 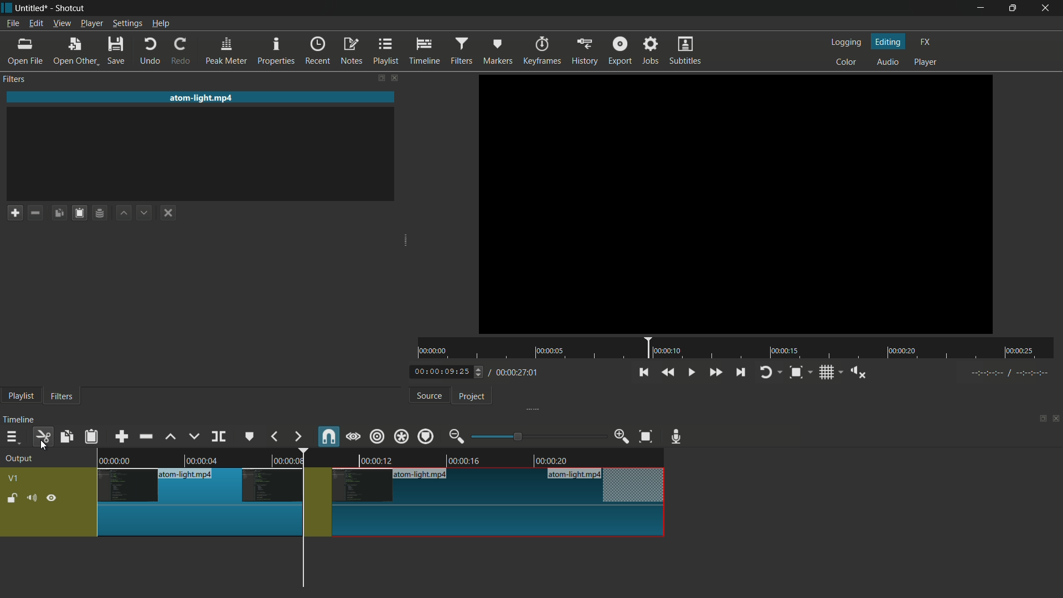 I want to click on paste filters, so click(x=92, y=436).